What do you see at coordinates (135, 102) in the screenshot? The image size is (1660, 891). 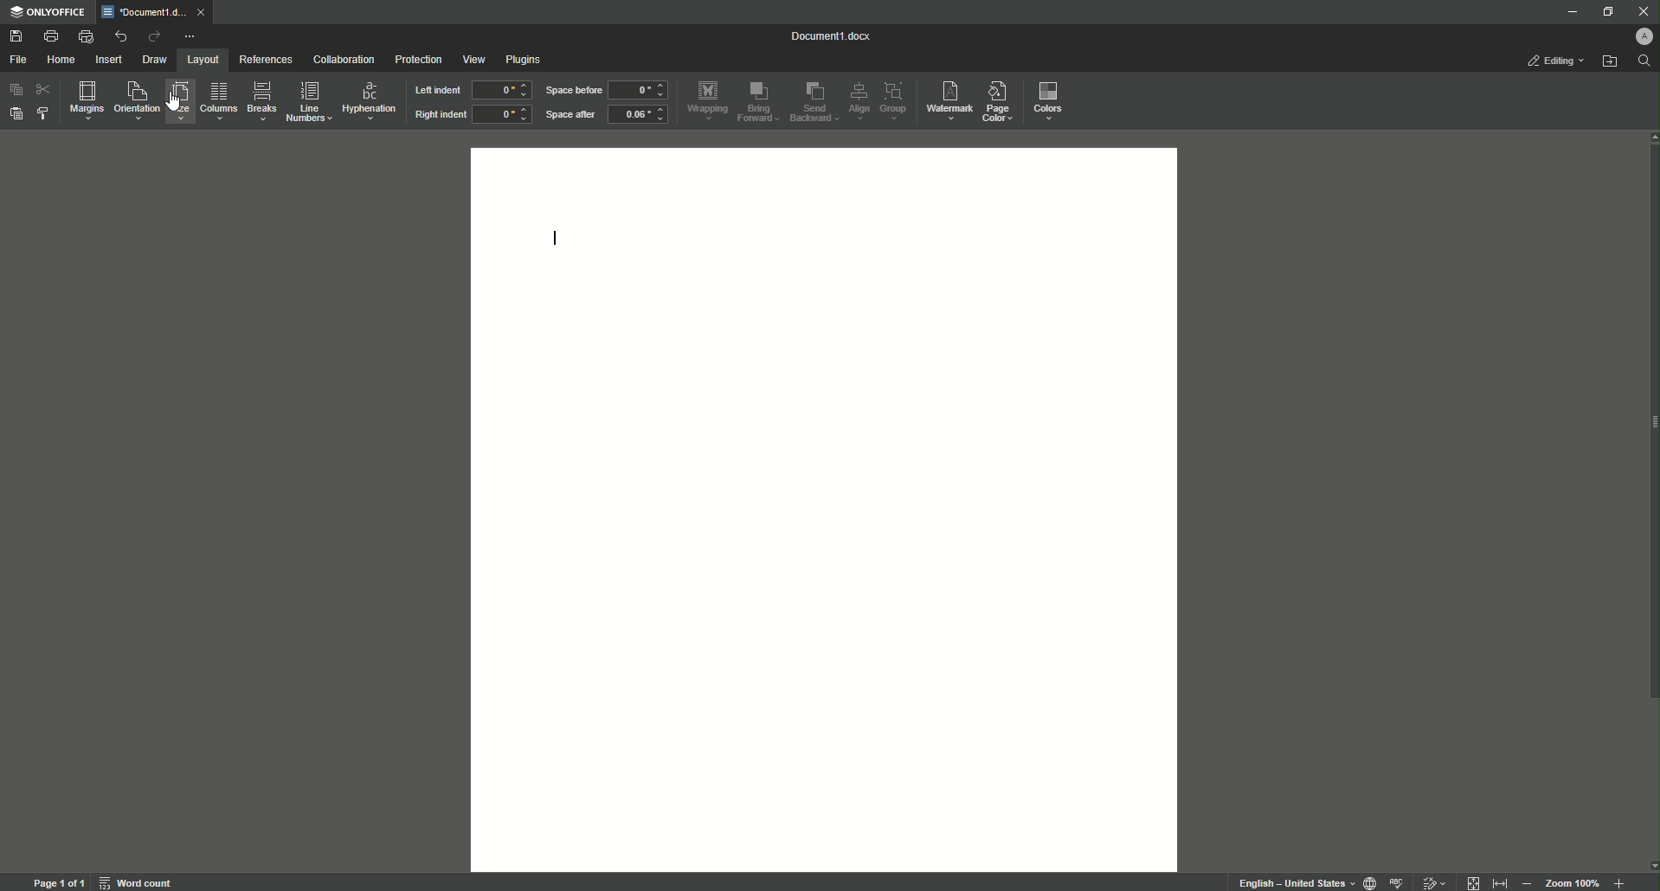 I see `Orientation` at bounding box center [135, 102].